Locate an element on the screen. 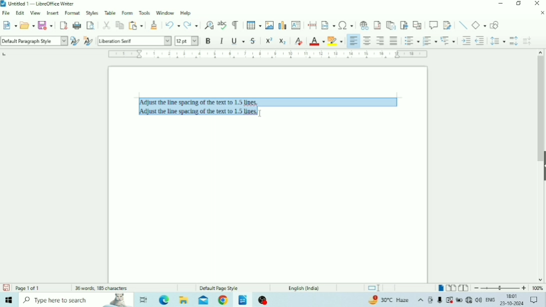 The image size is (546, 307). Subscript is located at coordinates (283, 41).